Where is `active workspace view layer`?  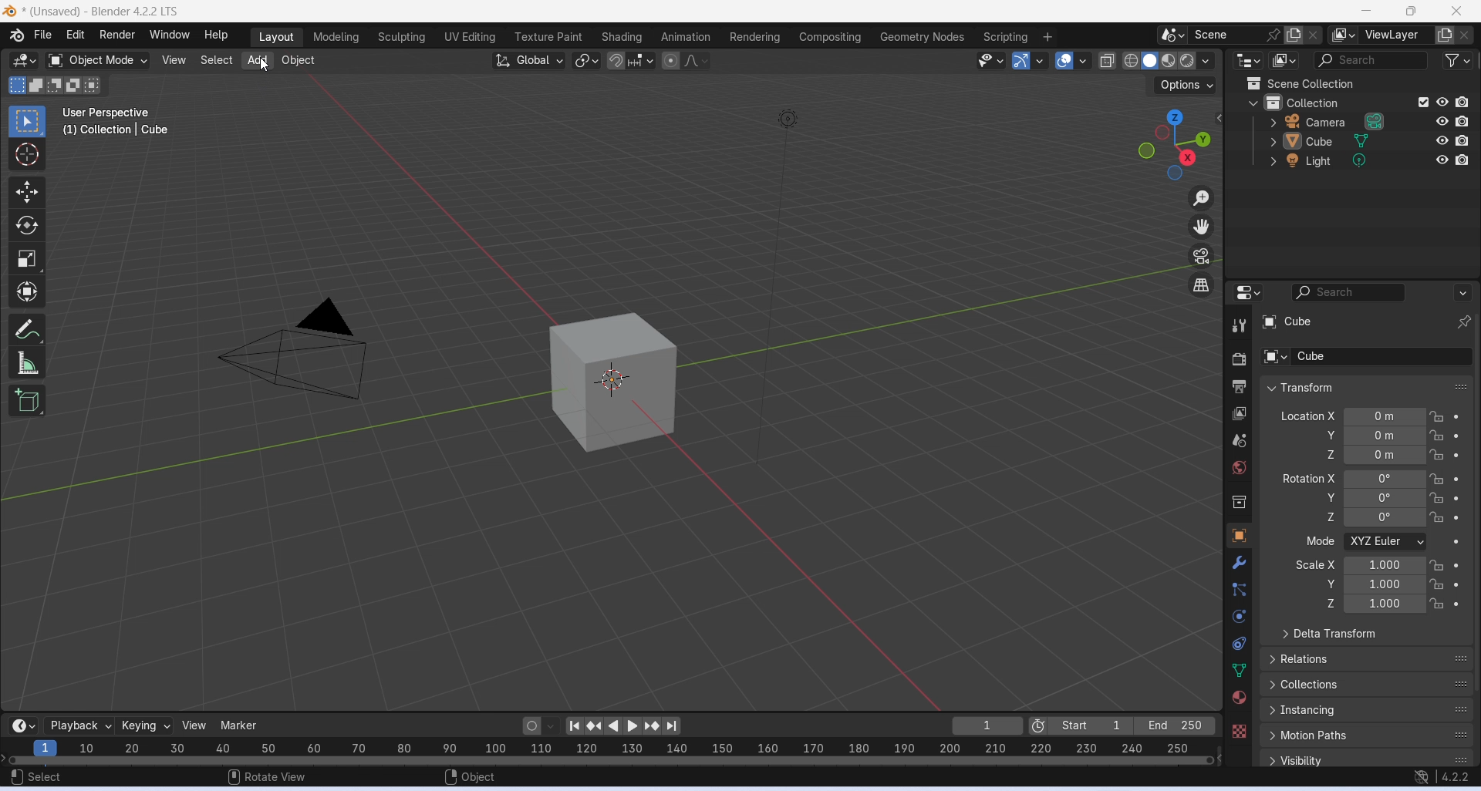 active workspace view layer is located at coordinates (1344, 35).